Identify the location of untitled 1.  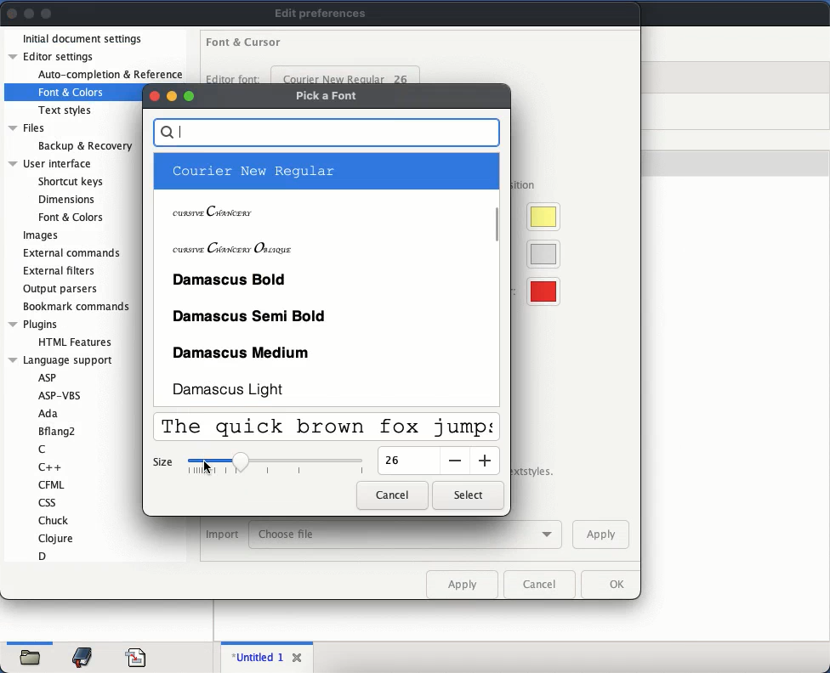
(259, 657).